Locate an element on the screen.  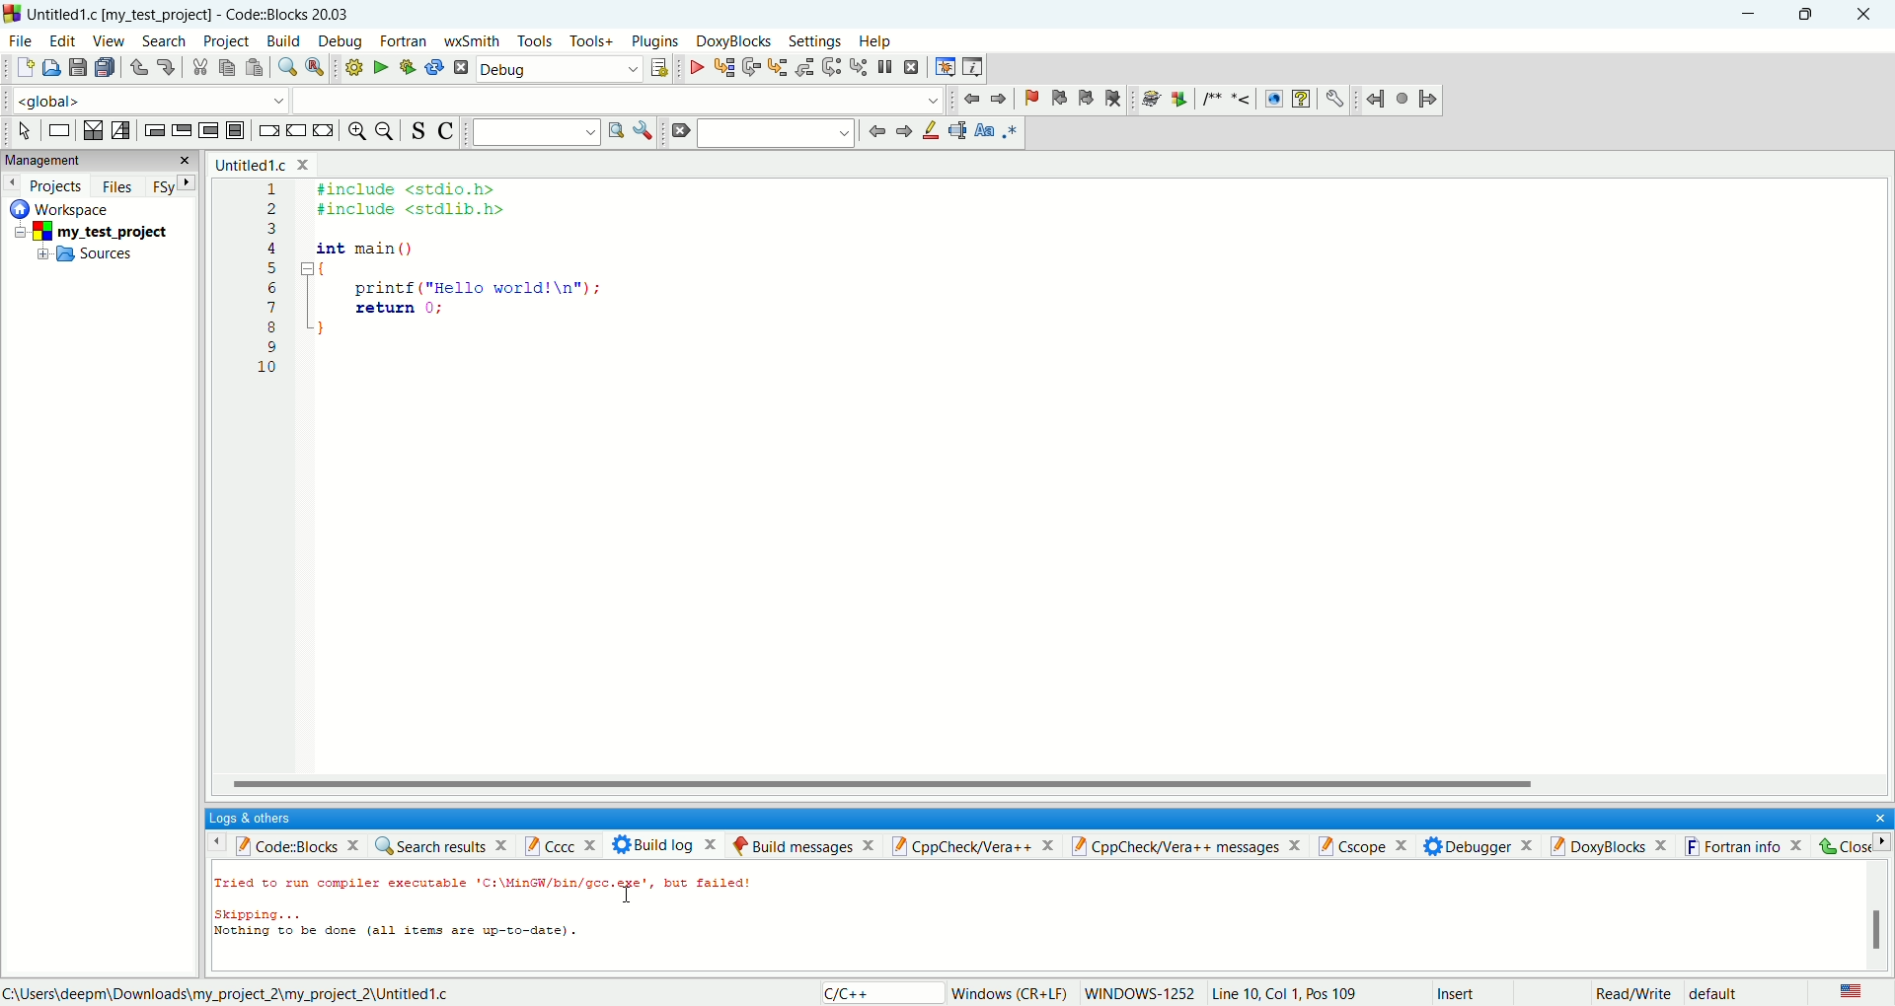
run search is located at coordinates (615, 131).